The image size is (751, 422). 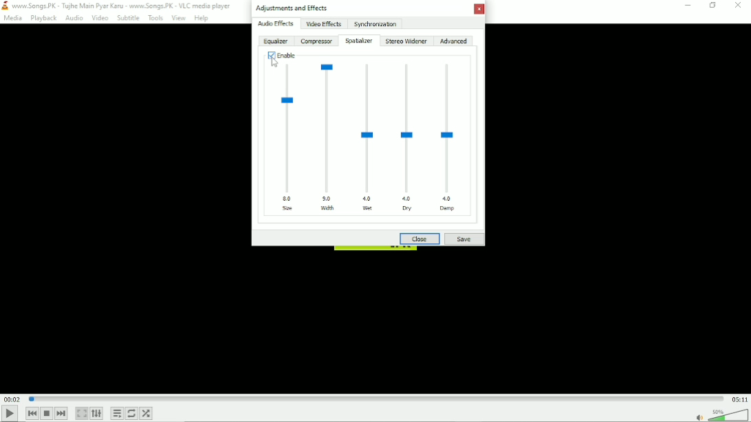 What do you see at coordinates (61, 413) in the screenshot?
I see `Next` at bounding box center [61, 413].